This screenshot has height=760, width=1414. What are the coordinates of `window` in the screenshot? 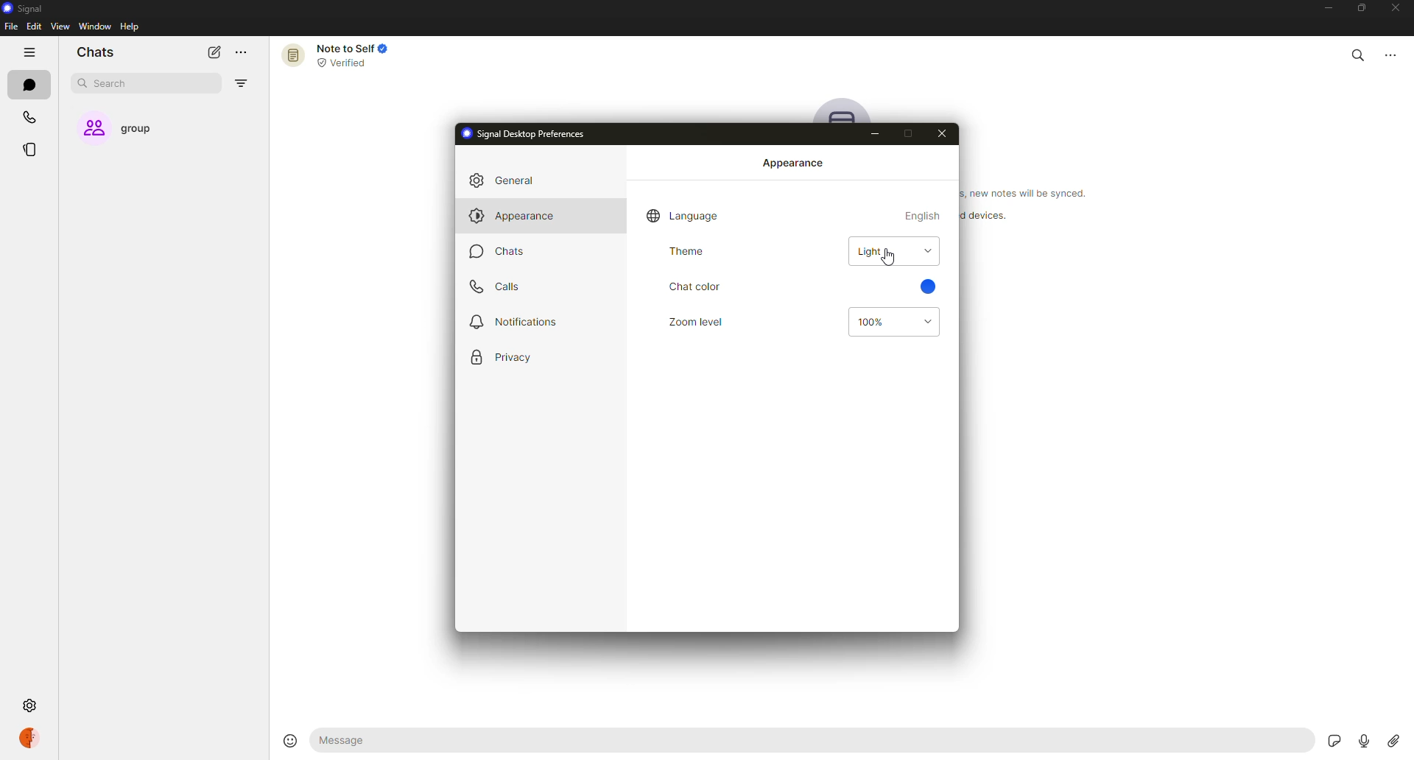 It's located at (96, 27).